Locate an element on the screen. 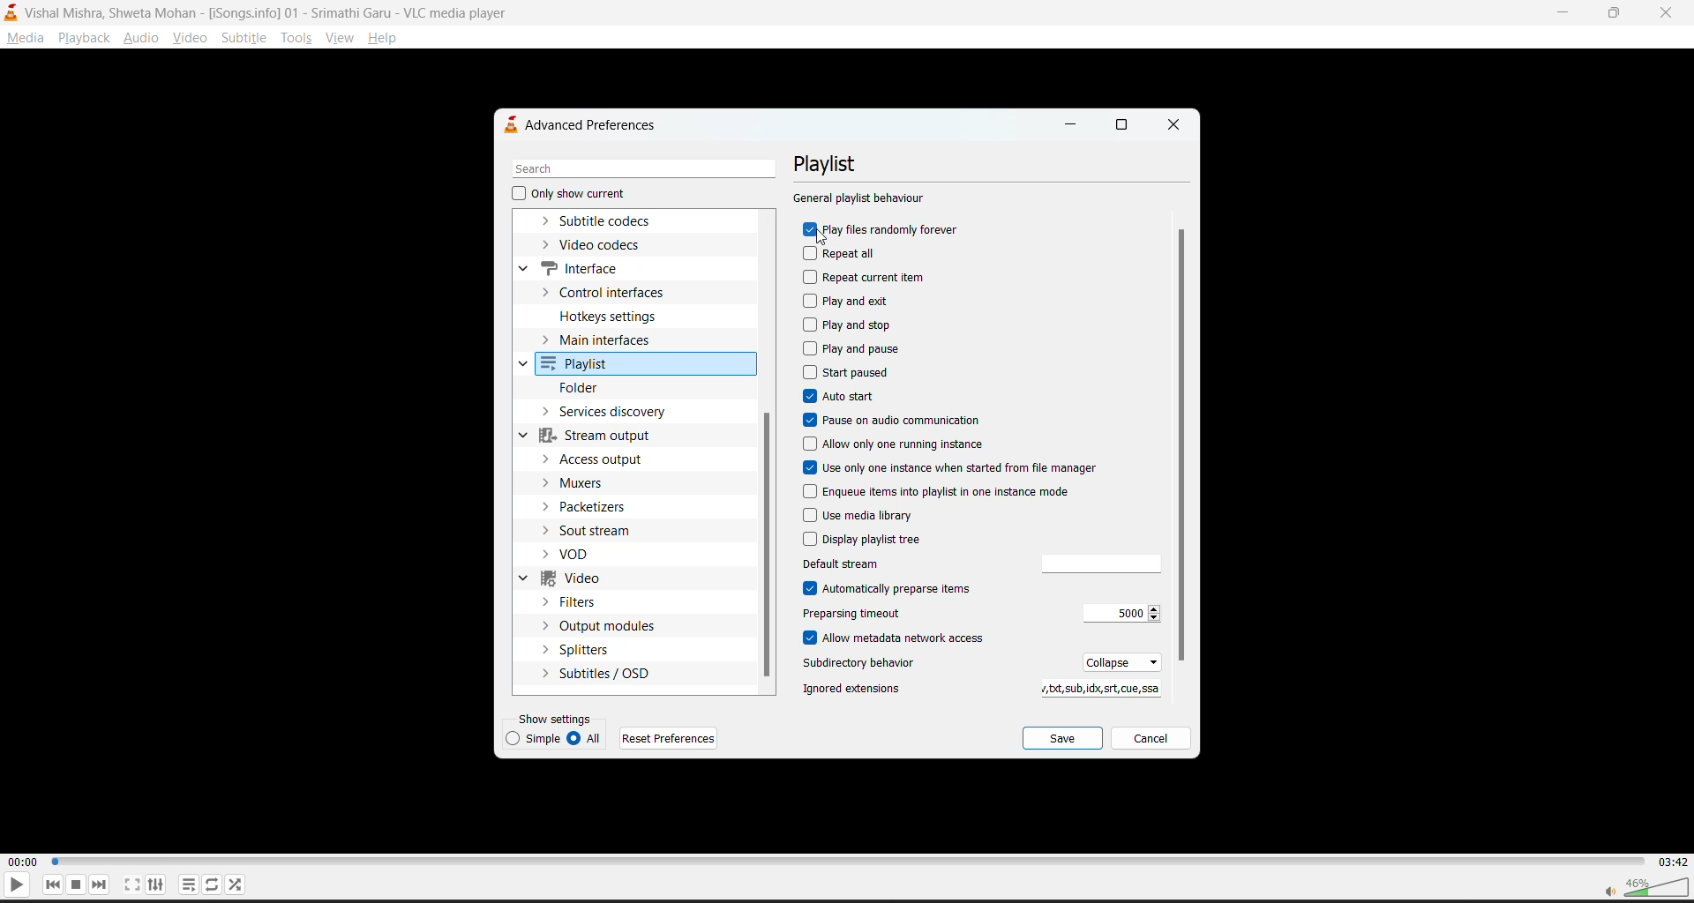 The height and width of the screenshot is (903, 1694). play is located at coordinates (15, 887).